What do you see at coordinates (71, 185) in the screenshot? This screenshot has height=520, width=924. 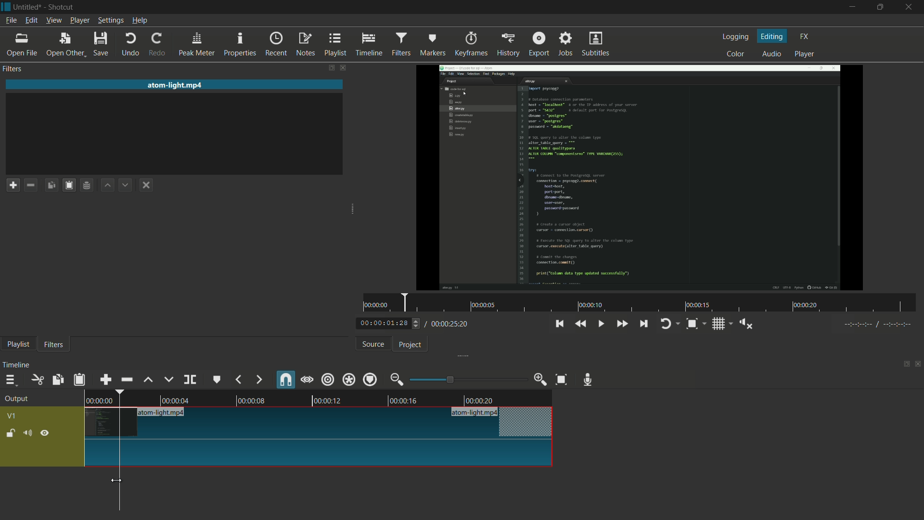 I see `paste filters` at bounding box center [71, 185].